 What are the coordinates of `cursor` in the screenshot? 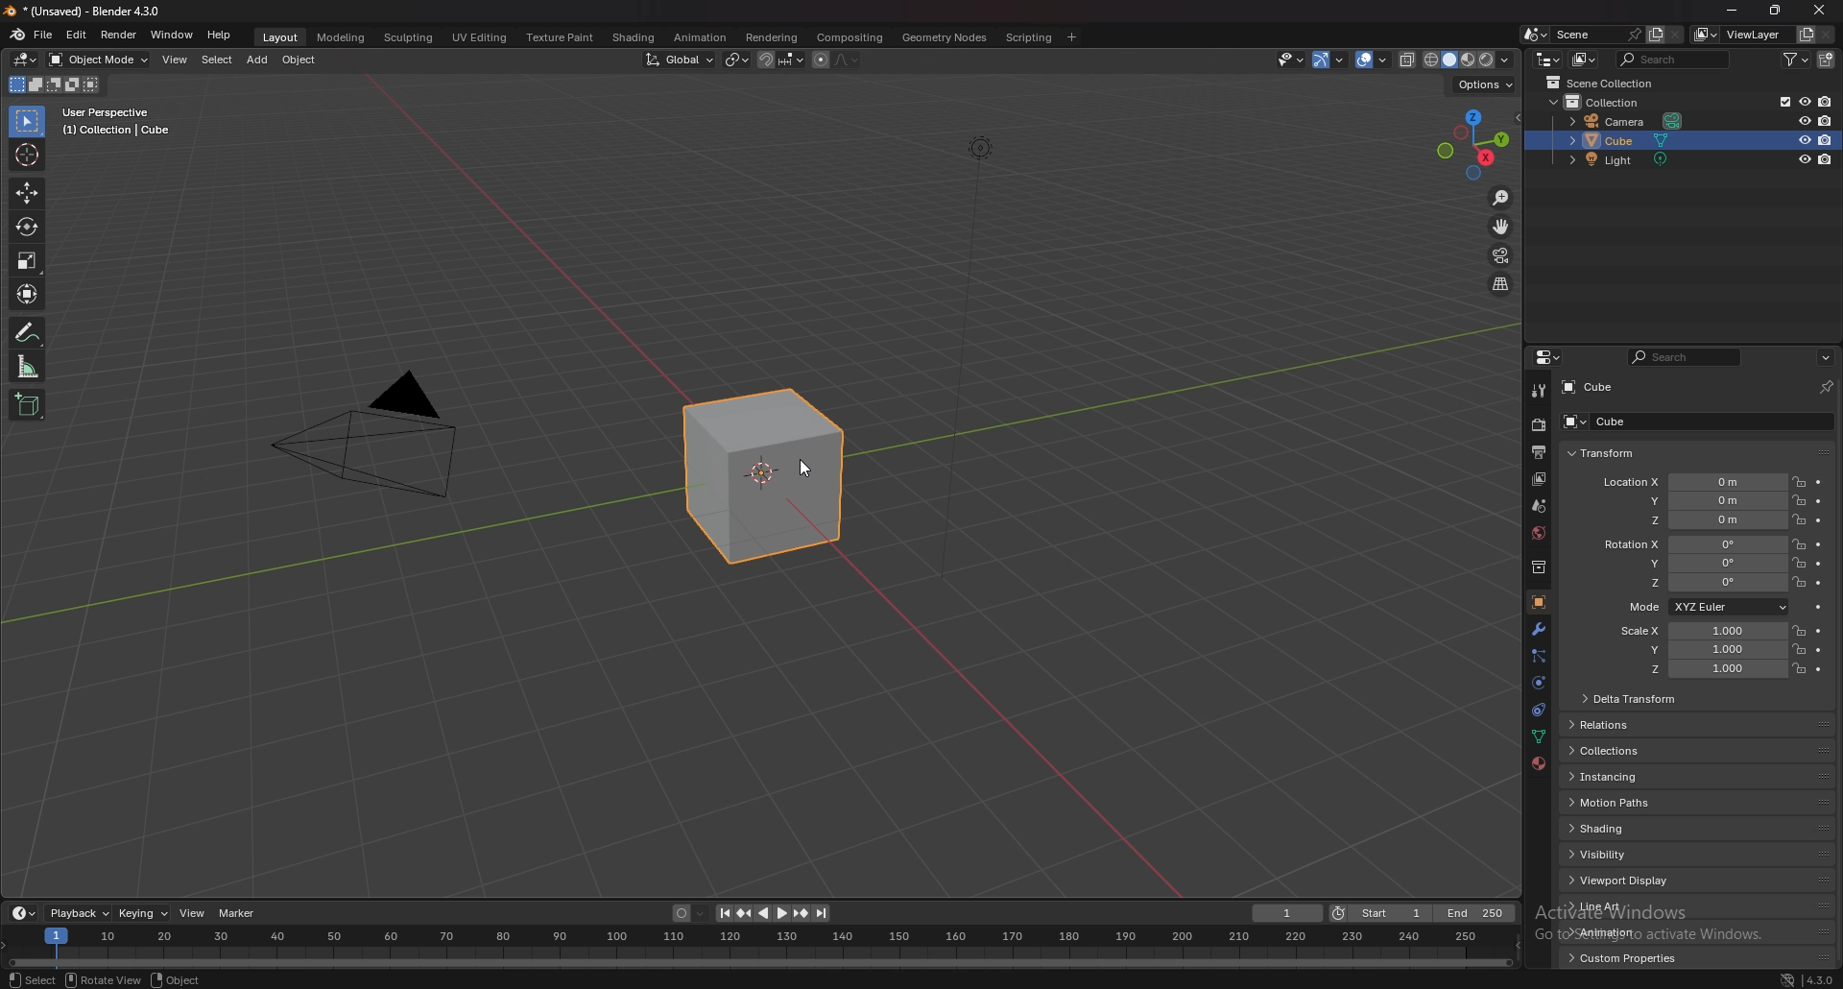 It's located at (804, 467).